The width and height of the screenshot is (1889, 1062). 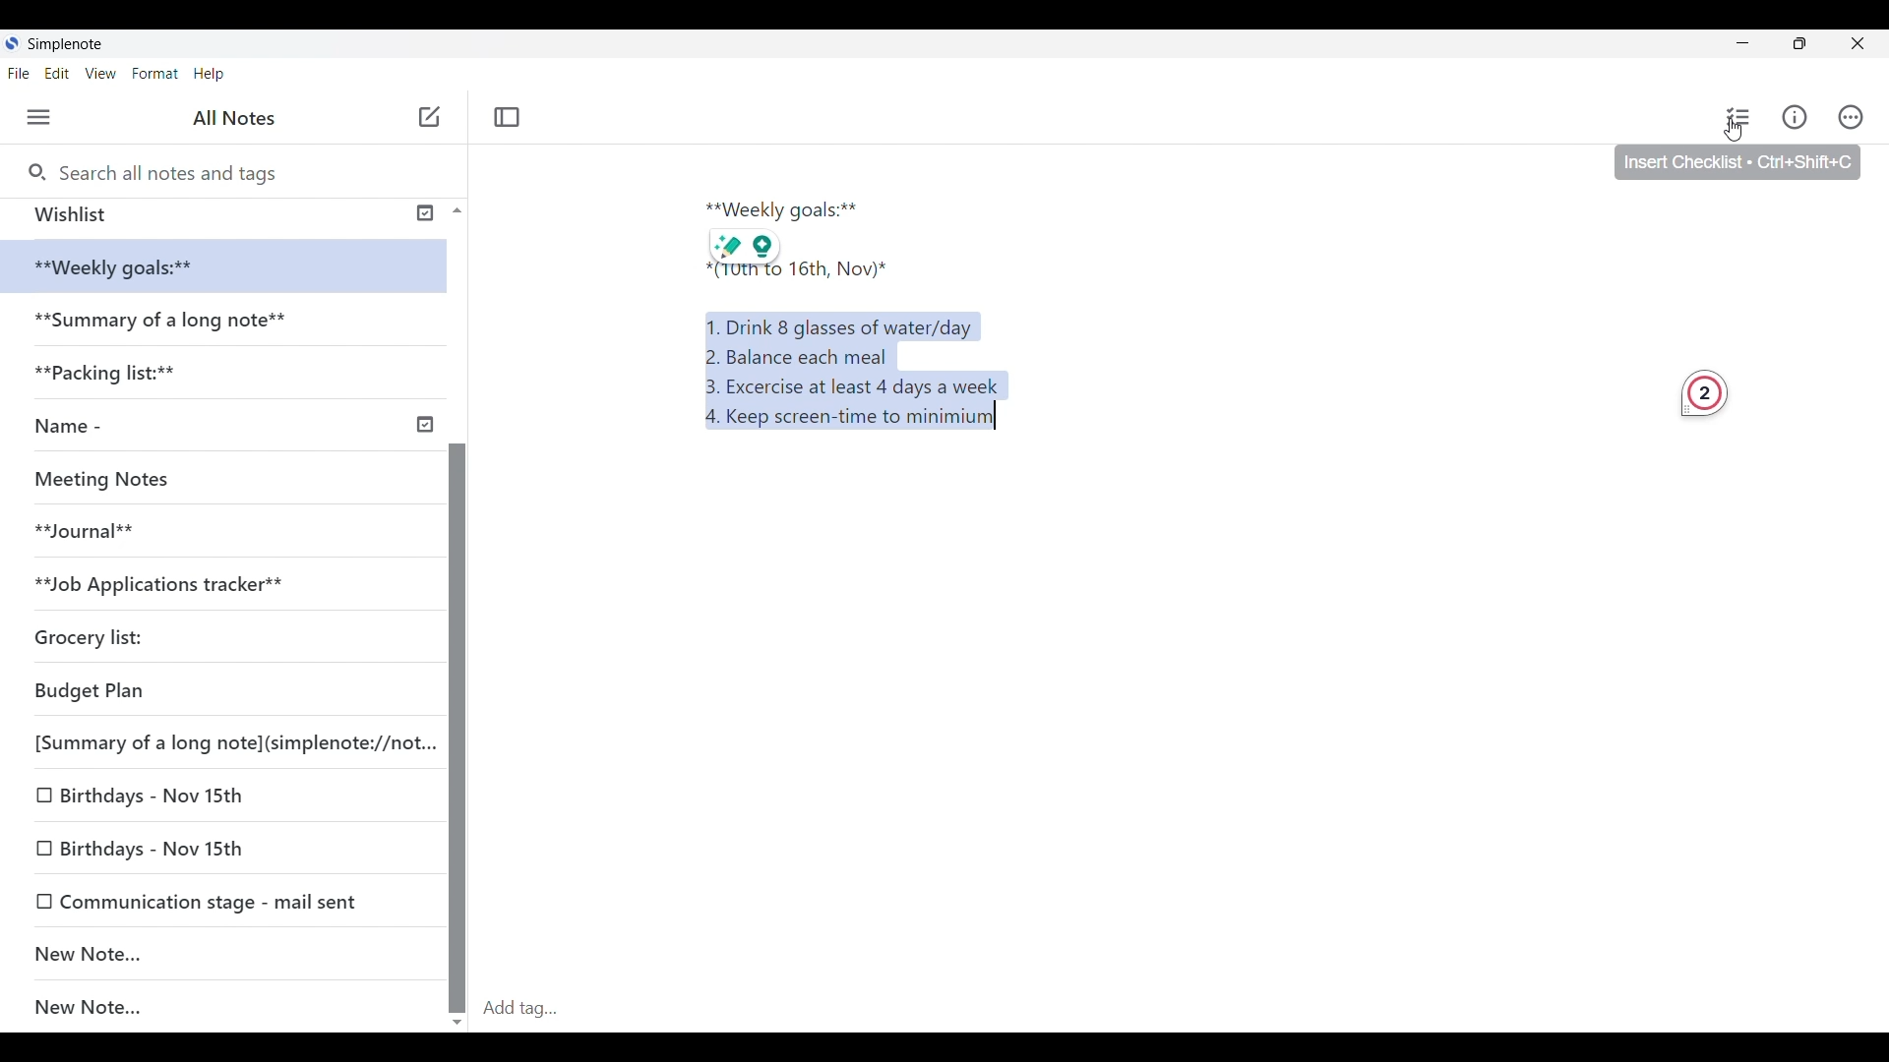 I want to click on grammarly assist pop up, so click(x=744, y=244).